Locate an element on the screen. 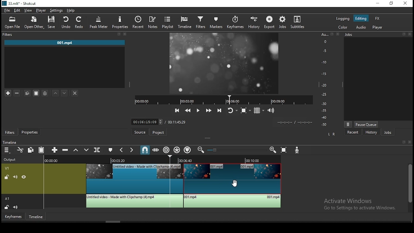 This screenshot has height=233, width=414. 001.mp4 is located at coordinates (66, 43).